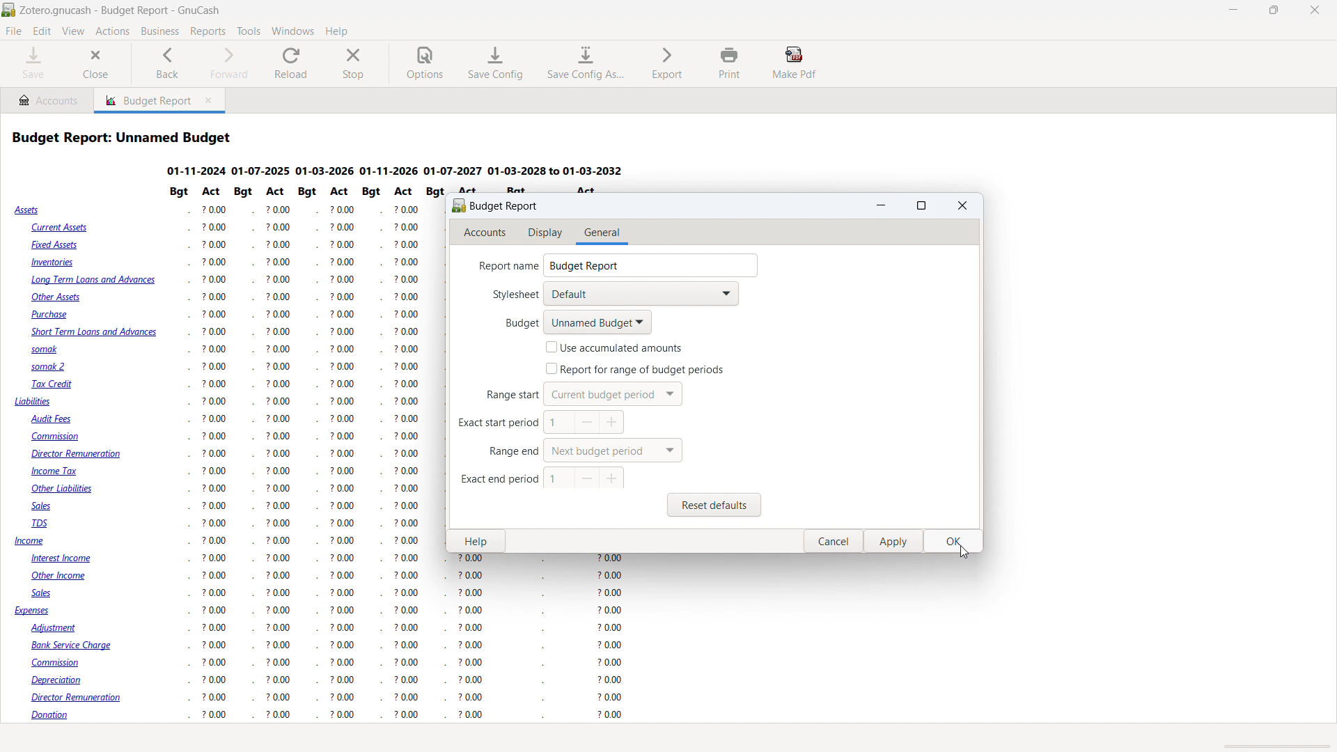 The image size is (1337, 752). Describe the element at coordinates (75, 644) in the screenshot. I see `‘Bank Service Charge` at that location.